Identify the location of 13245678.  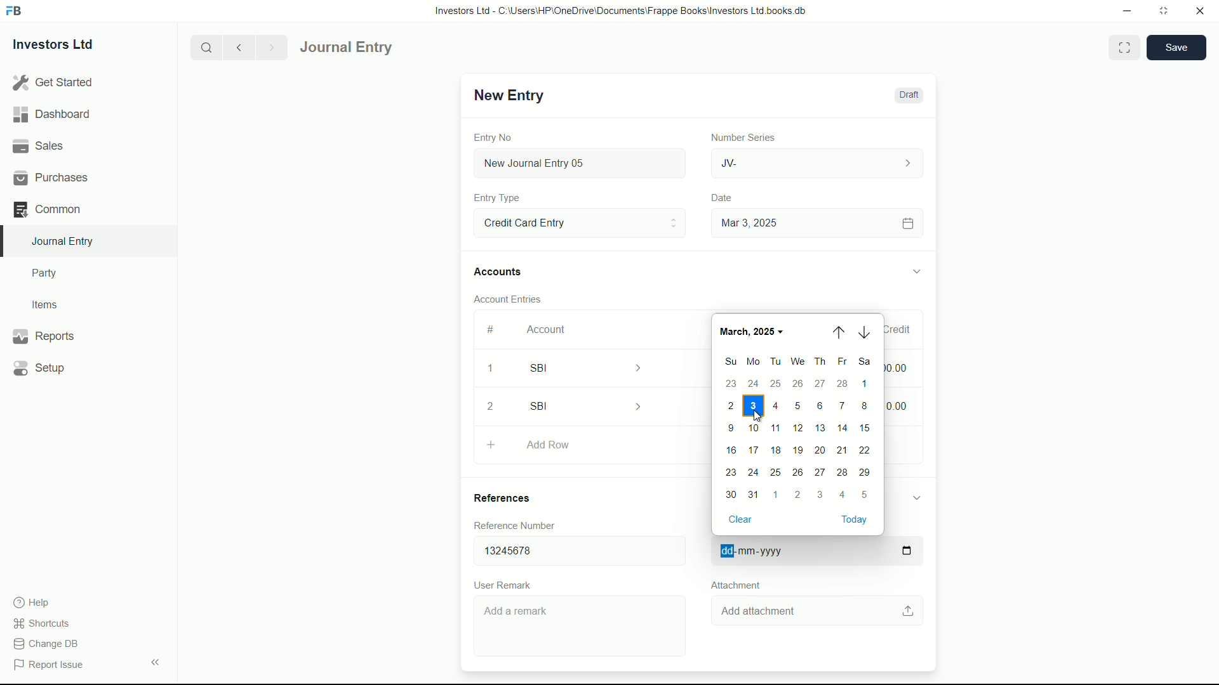
(575, 548).